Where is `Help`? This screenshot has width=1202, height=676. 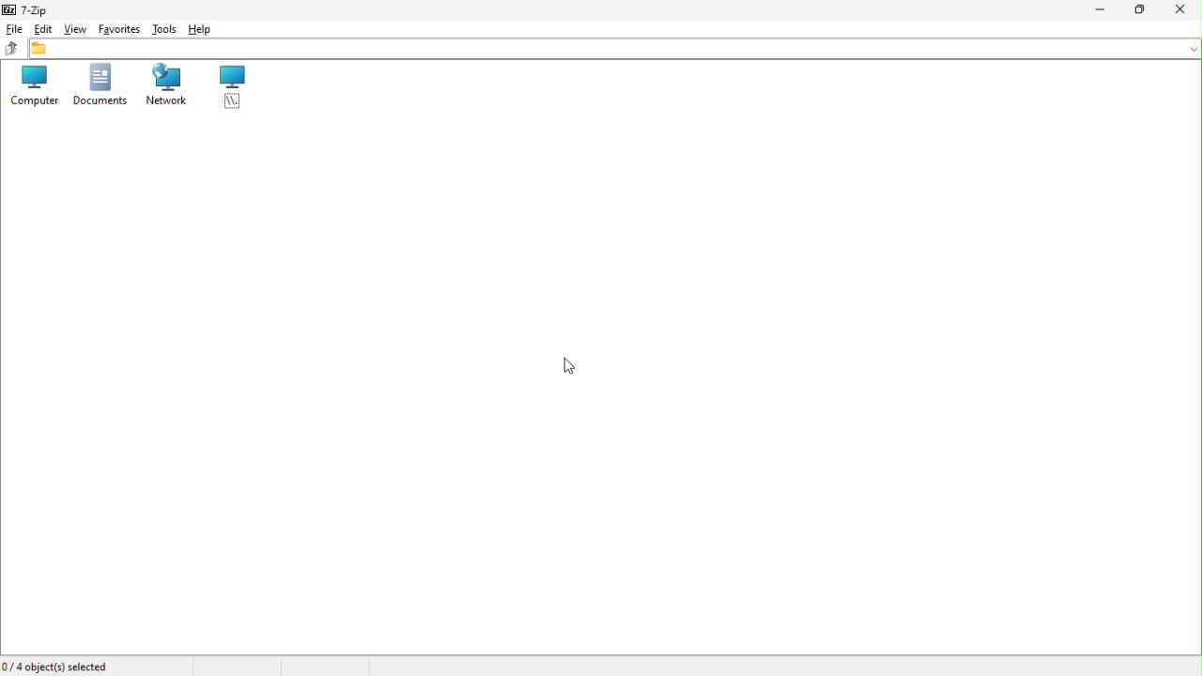 Help is located at coordinates (208, 27).